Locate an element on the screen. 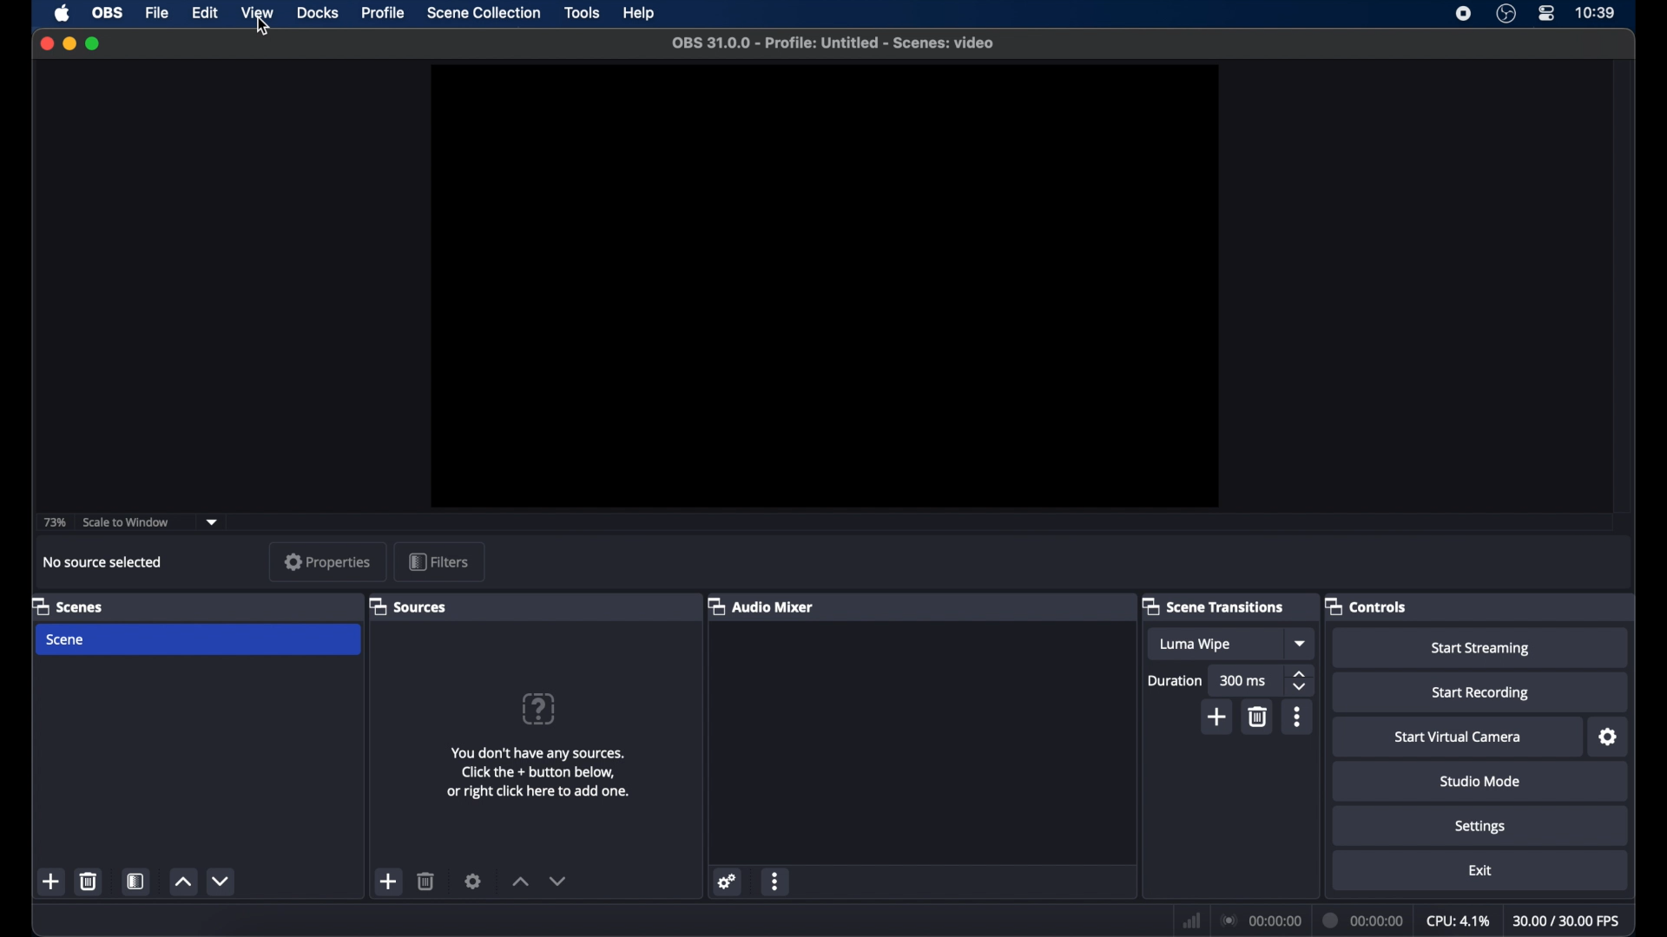 This screenshot has width=1667, height=937. 73% is located at coordinates (54, 522).